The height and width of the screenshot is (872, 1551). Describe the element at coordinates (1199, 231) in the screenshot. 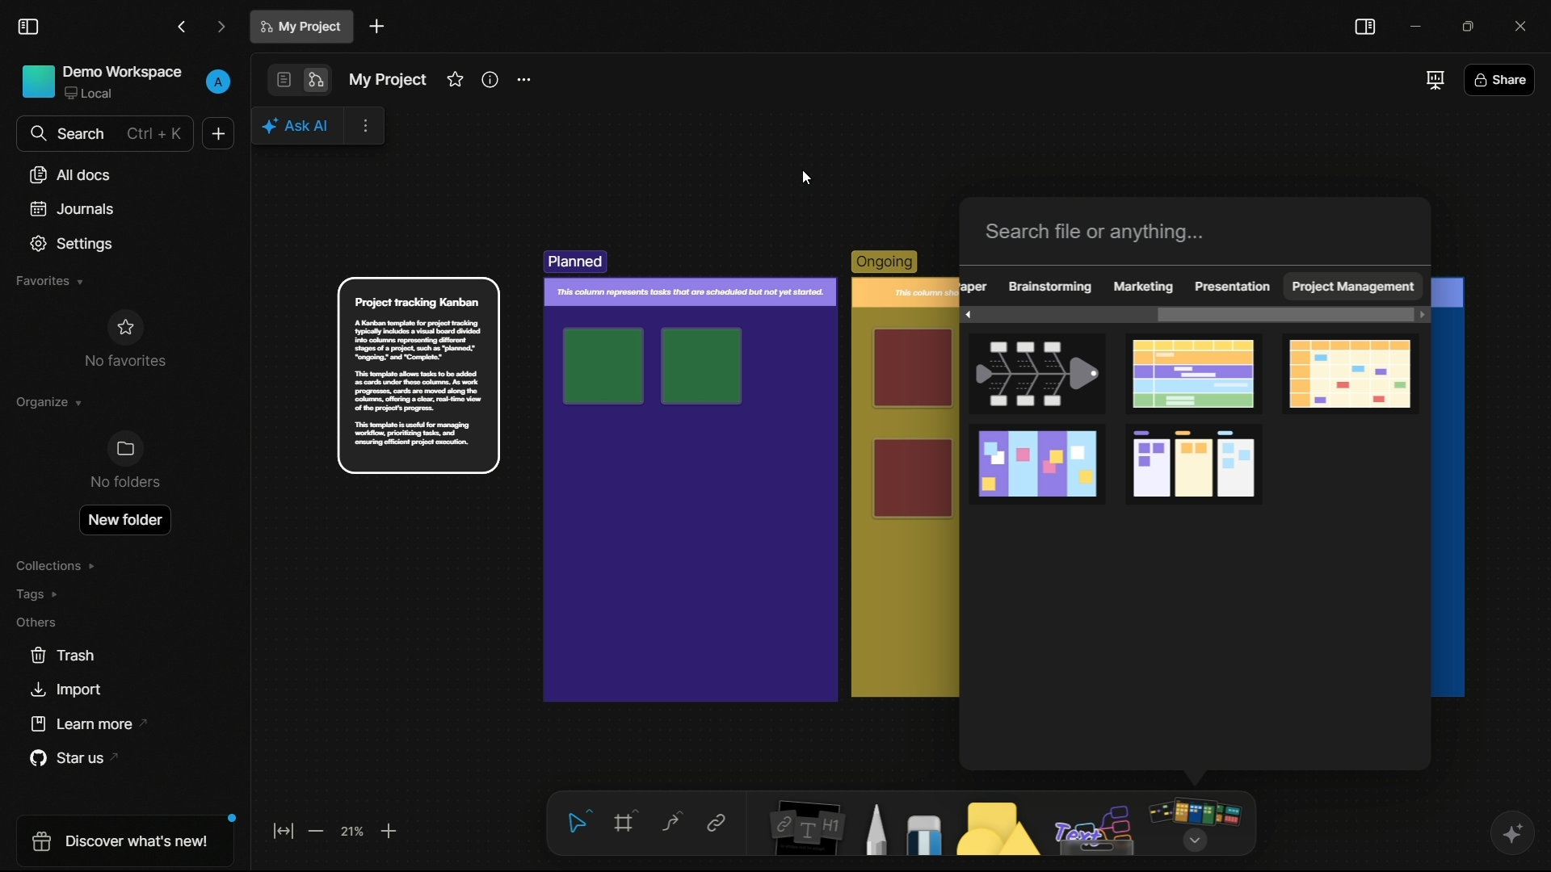

I see `search bar` at that location.